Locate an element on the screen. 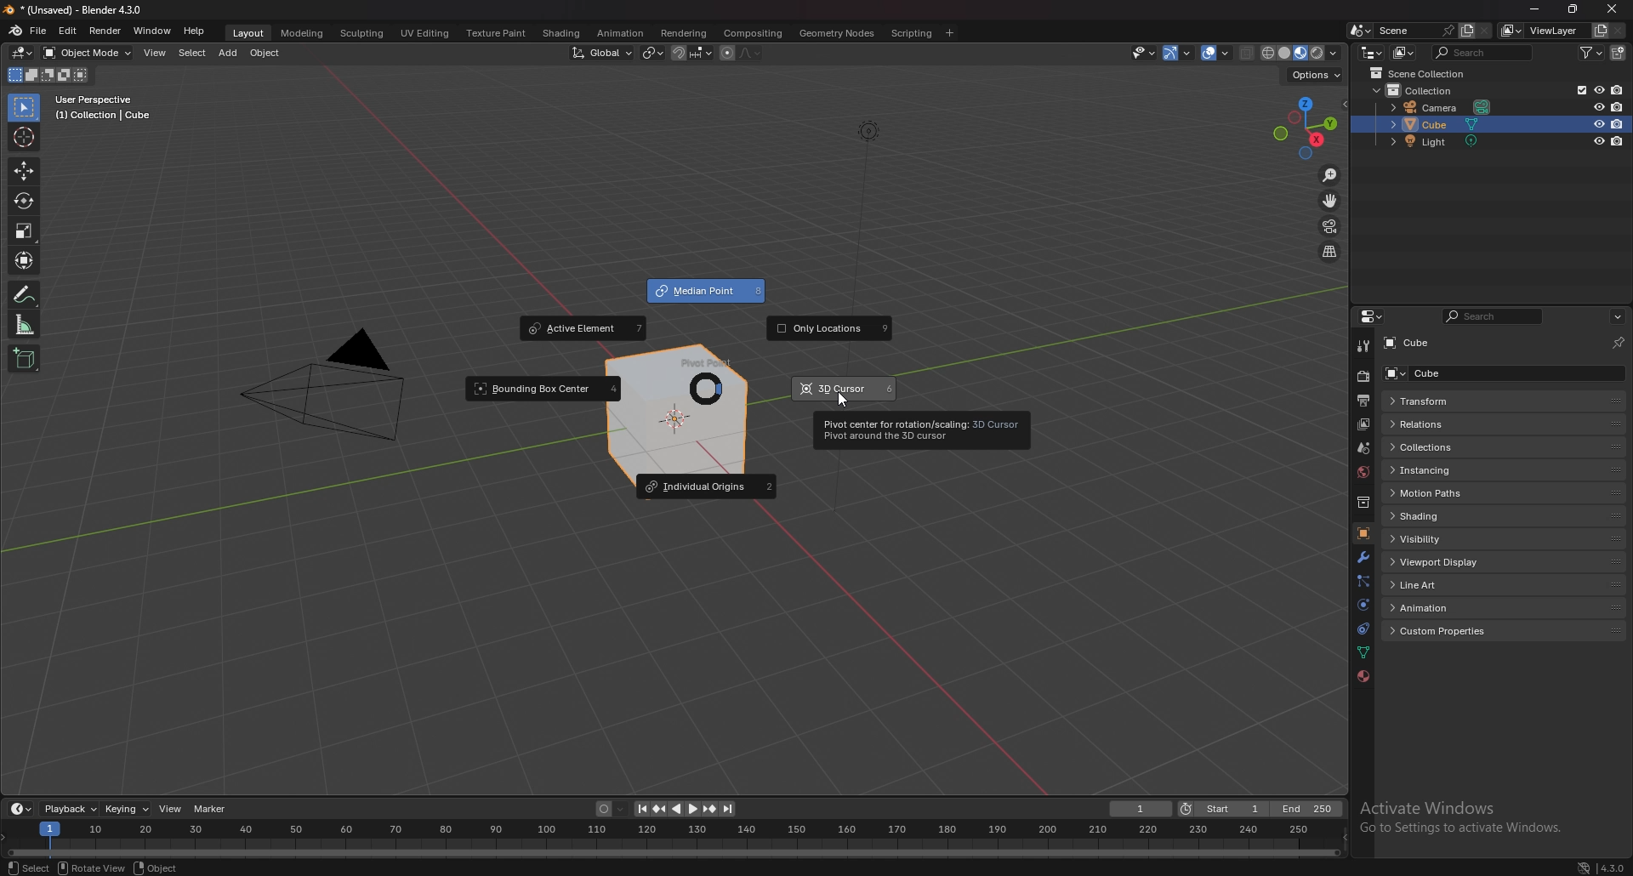 This screenshot has height=876, width=1633. view is located at coordinates (155, 53).